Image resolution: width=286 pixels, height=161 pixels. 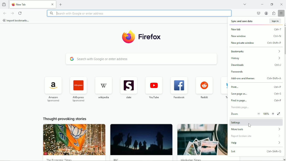 What do you see at coordinates (256, 94) in the screenshot?
I see `Save page as...  Ctrl+S` at bounding box center [256, 94].